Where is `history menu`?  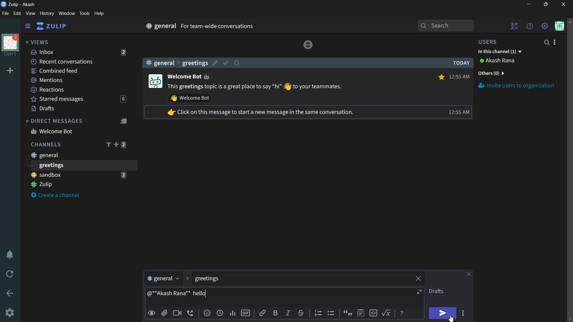 history menu is located at coordinates (47, 13).